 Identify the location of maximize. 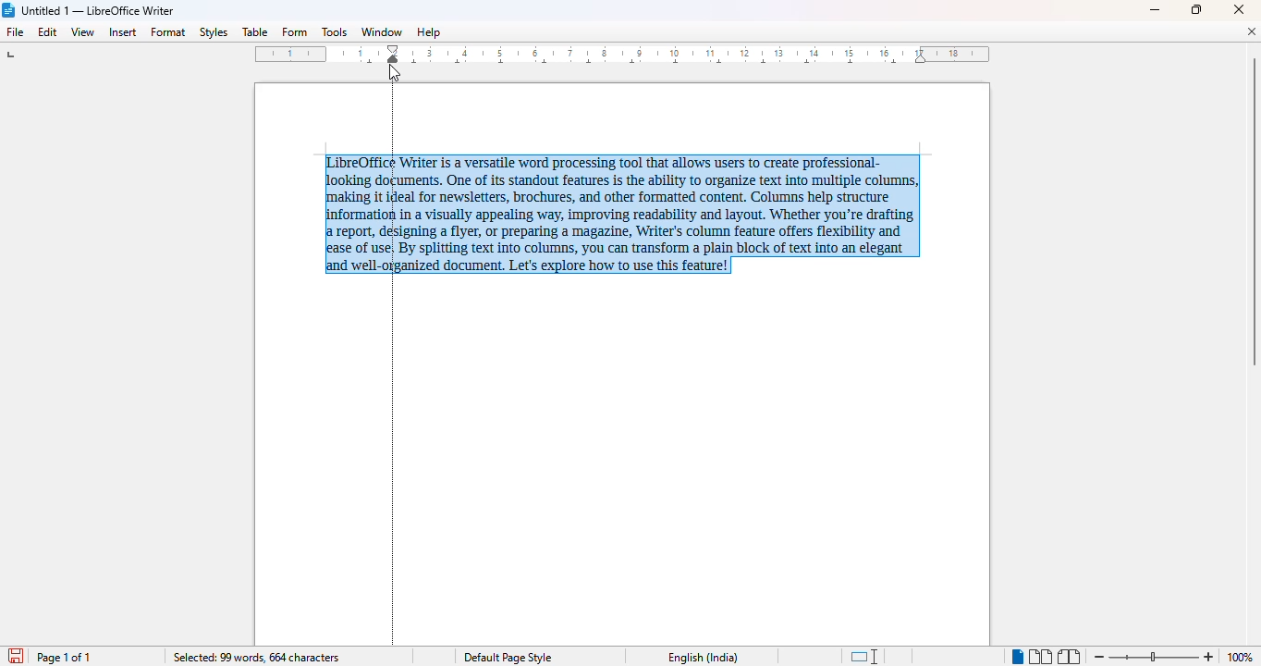
(1196, 9).